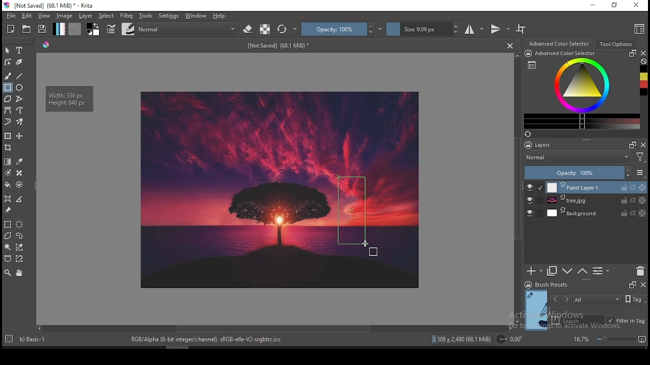 The height and width of the screenshot is (365, 650). What do you see at coordinates (594, 6) in the screenshot?
I see `minimize` at bounding box center [594, 6].